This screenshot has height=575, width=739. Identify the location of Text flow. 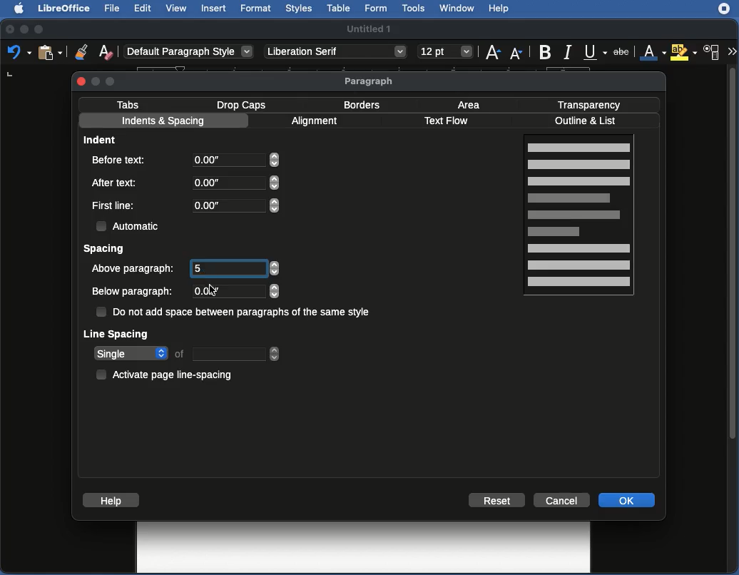
(446, 122).